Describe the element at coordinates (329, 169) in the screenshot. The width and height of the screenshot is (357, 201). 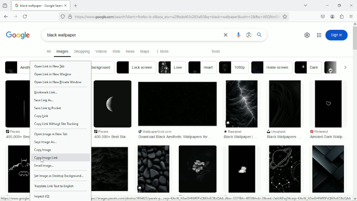
I see `black wallpaper image` at that location.